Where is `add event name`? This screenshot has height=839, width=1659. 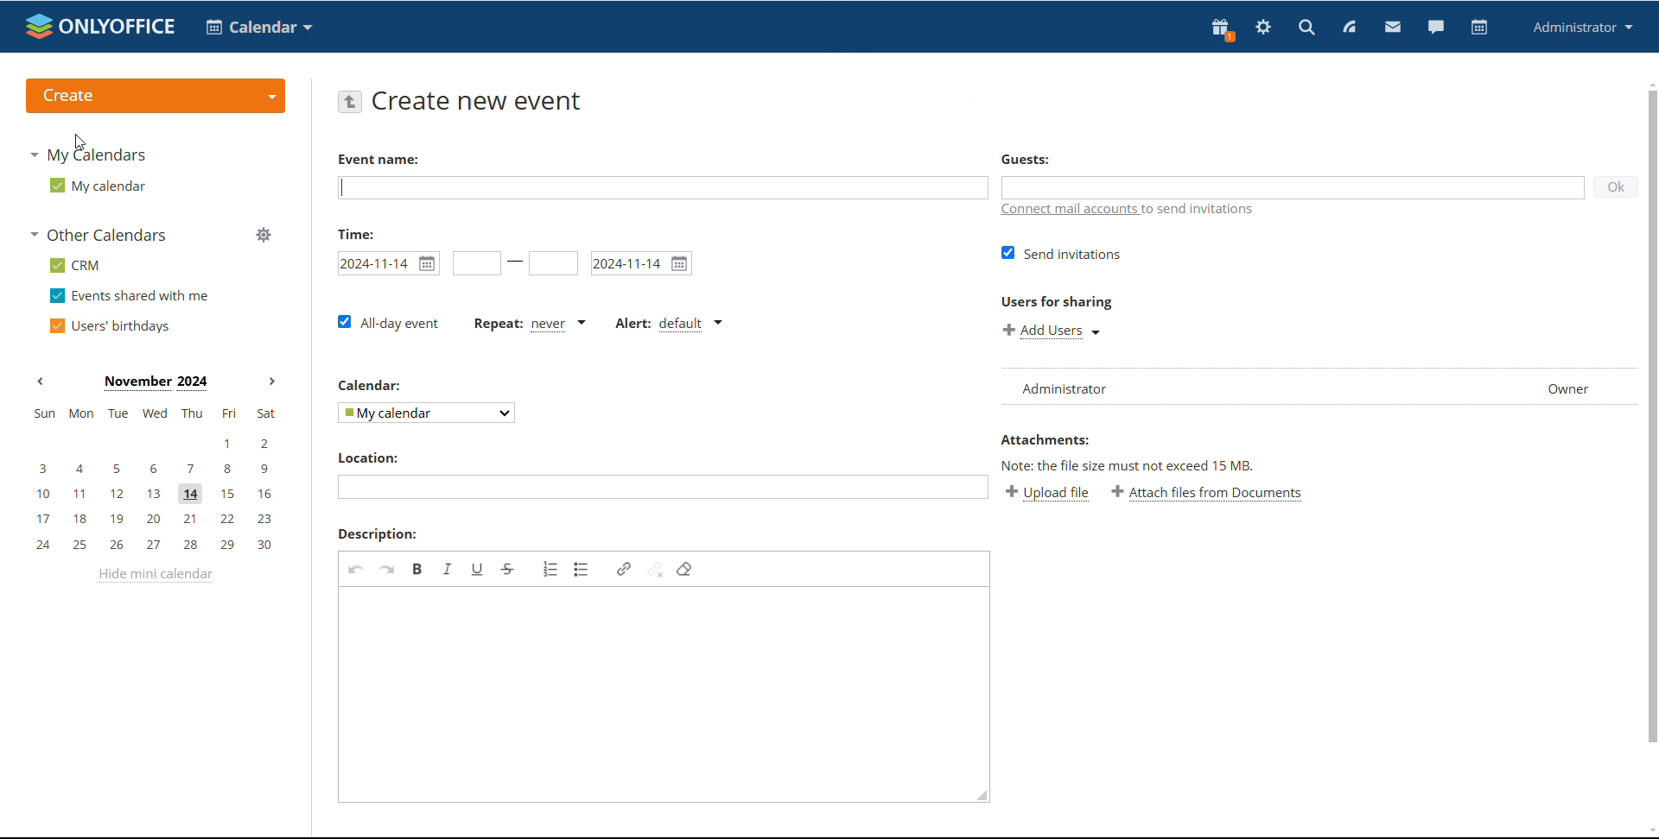
add event name is located at coordinates (664, 188).